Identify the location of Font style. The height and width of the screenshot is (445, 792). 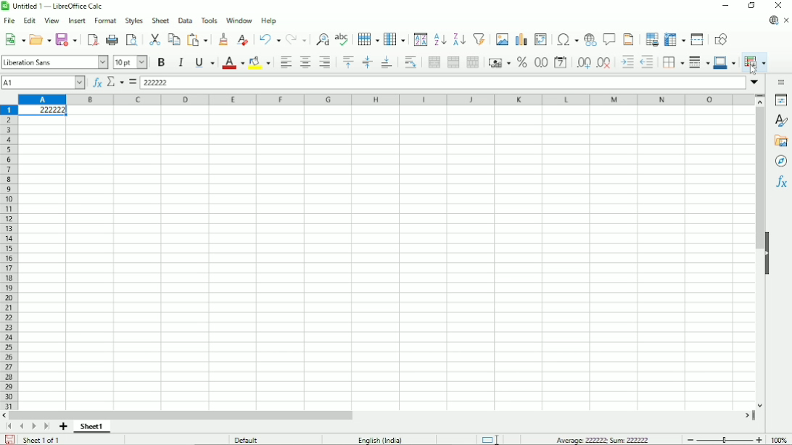
(54, 62).